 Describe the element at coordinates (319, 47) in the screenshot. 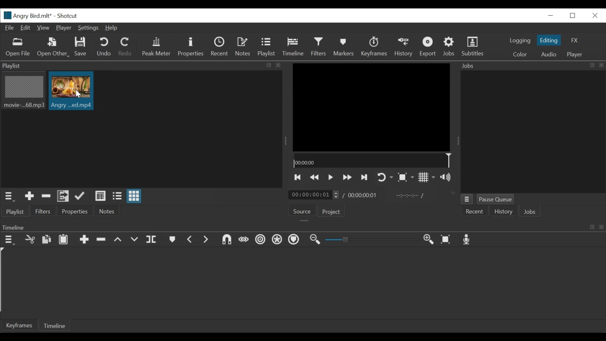

I see `Filters` at that location.